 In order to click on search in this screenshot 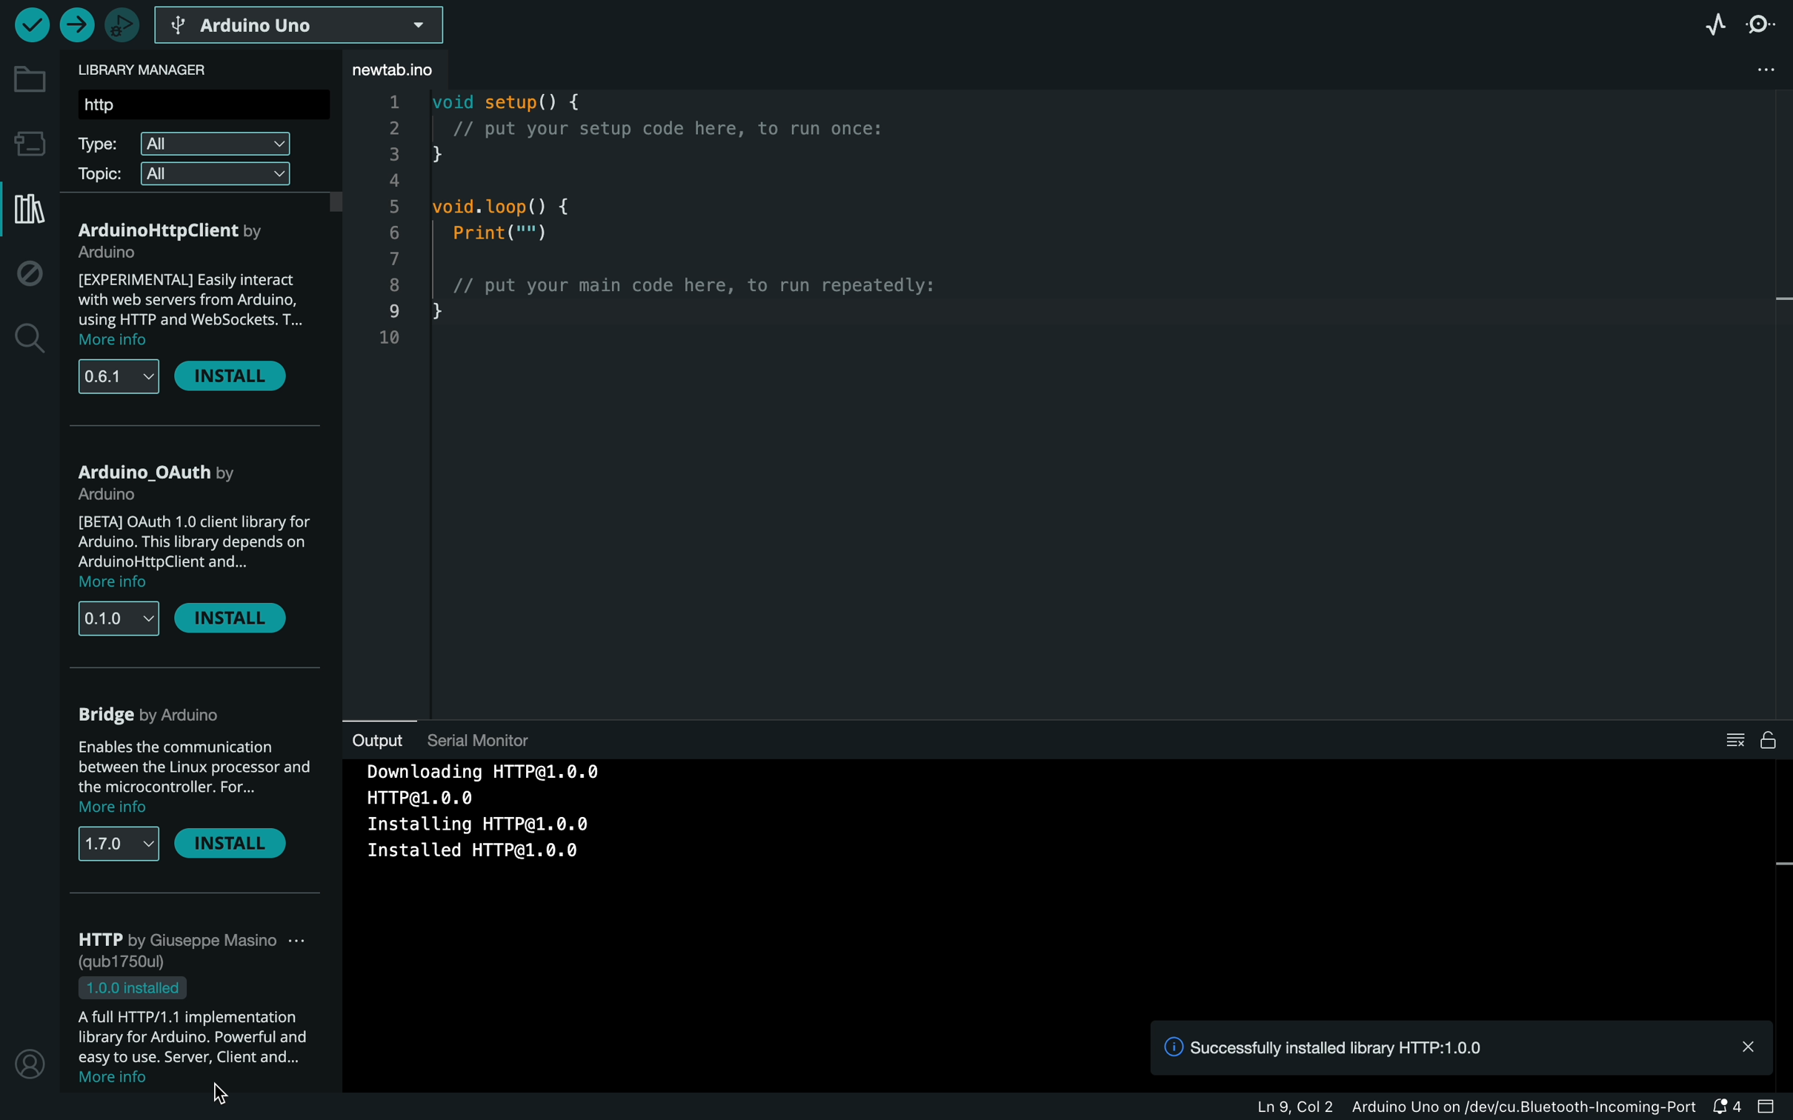, I will do `click(27, 340)`.